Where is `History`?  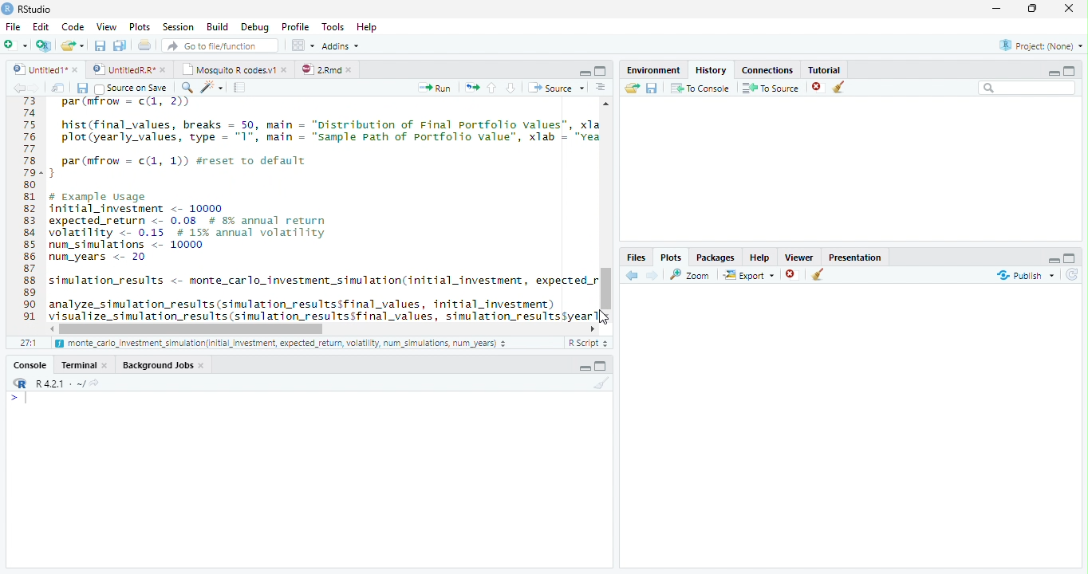 History is located at coordinates (710, 69).